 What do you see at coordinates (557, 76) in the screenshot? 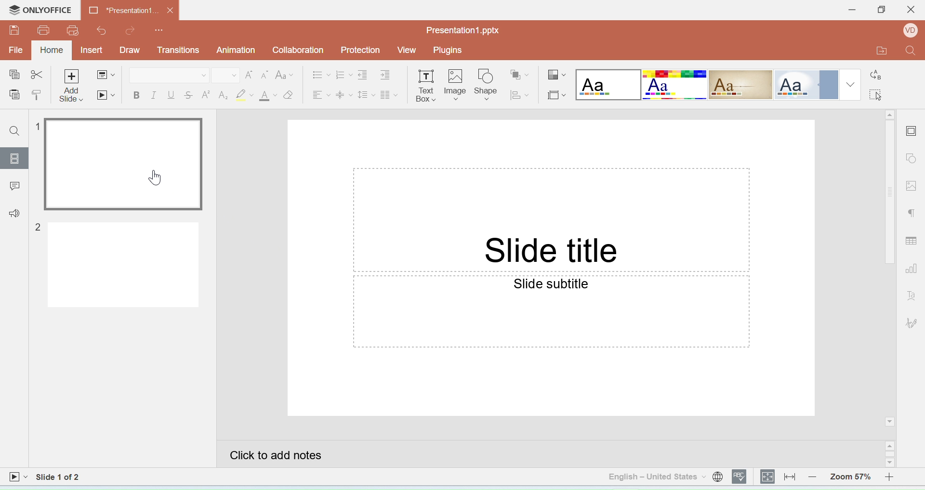
I see `Change color theme` at bounding box center [557, 76].